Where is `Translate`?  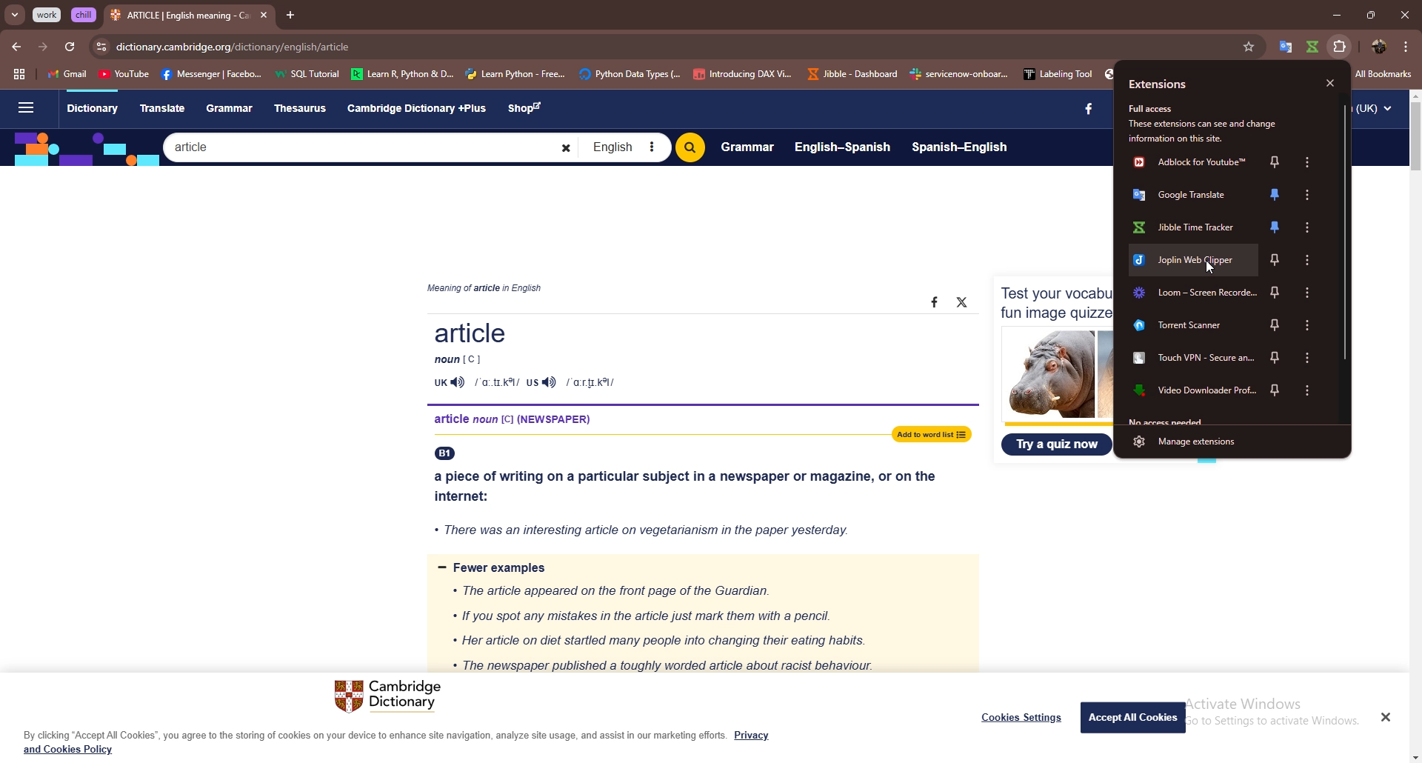 Translate is located at coordinates (162, 107).